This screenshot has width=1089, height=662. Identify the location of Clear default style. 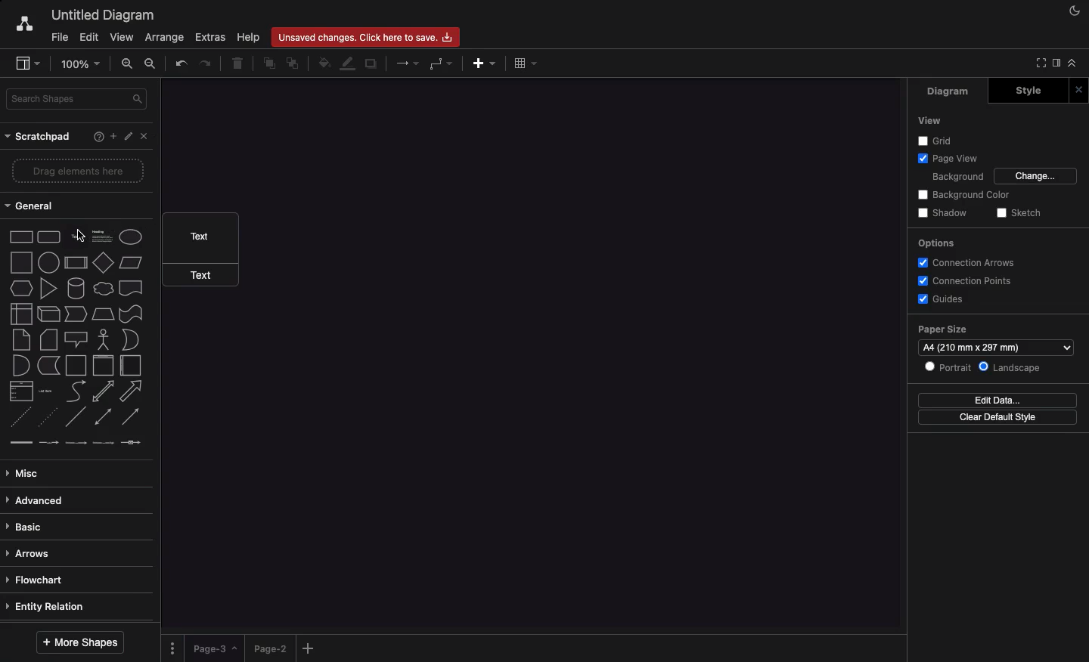
(1002, 417).